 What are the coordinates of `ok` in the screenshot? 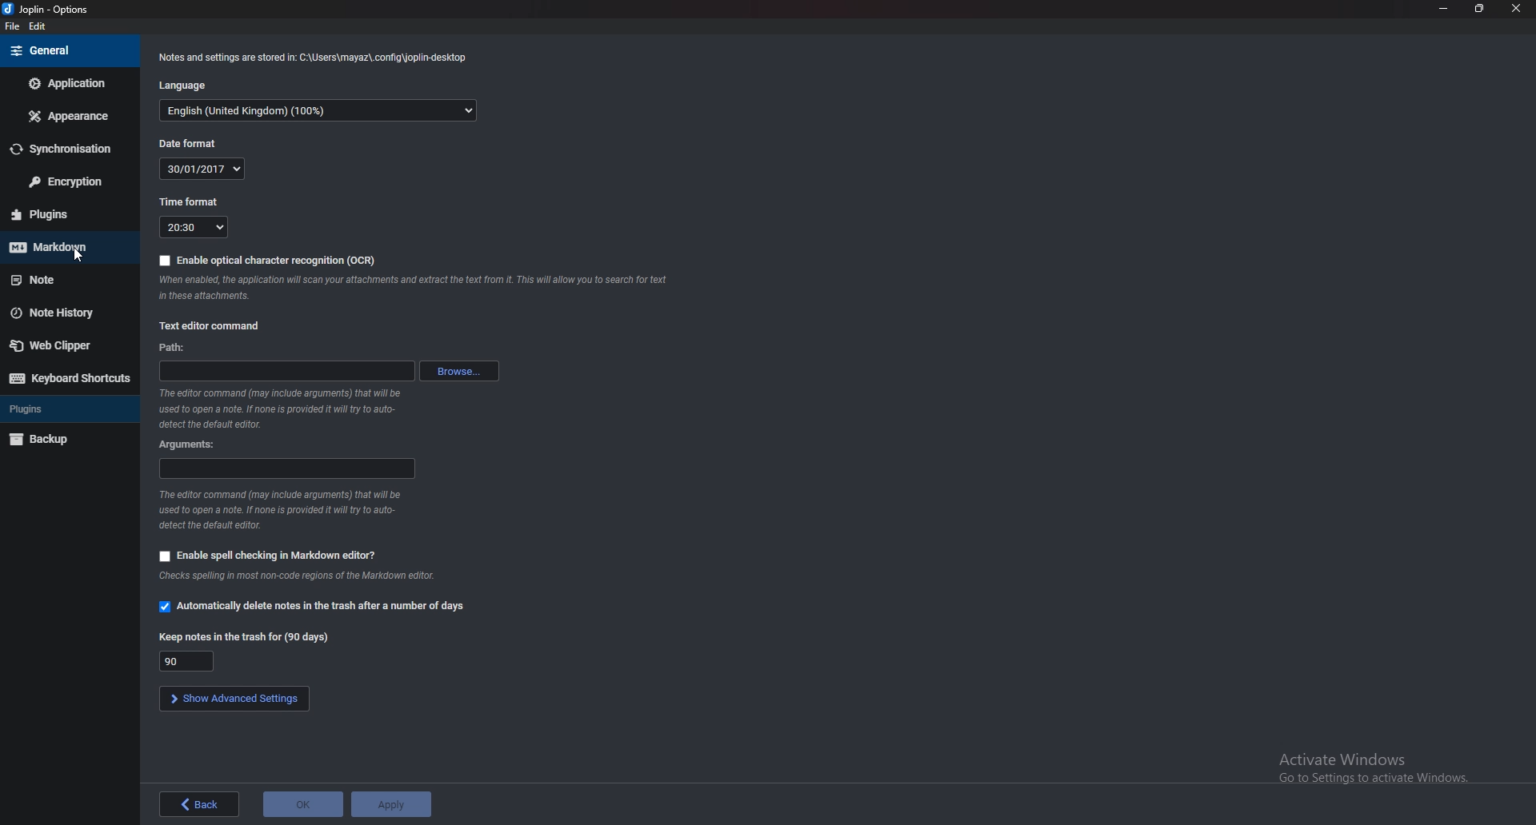 It's located at (302, 803).